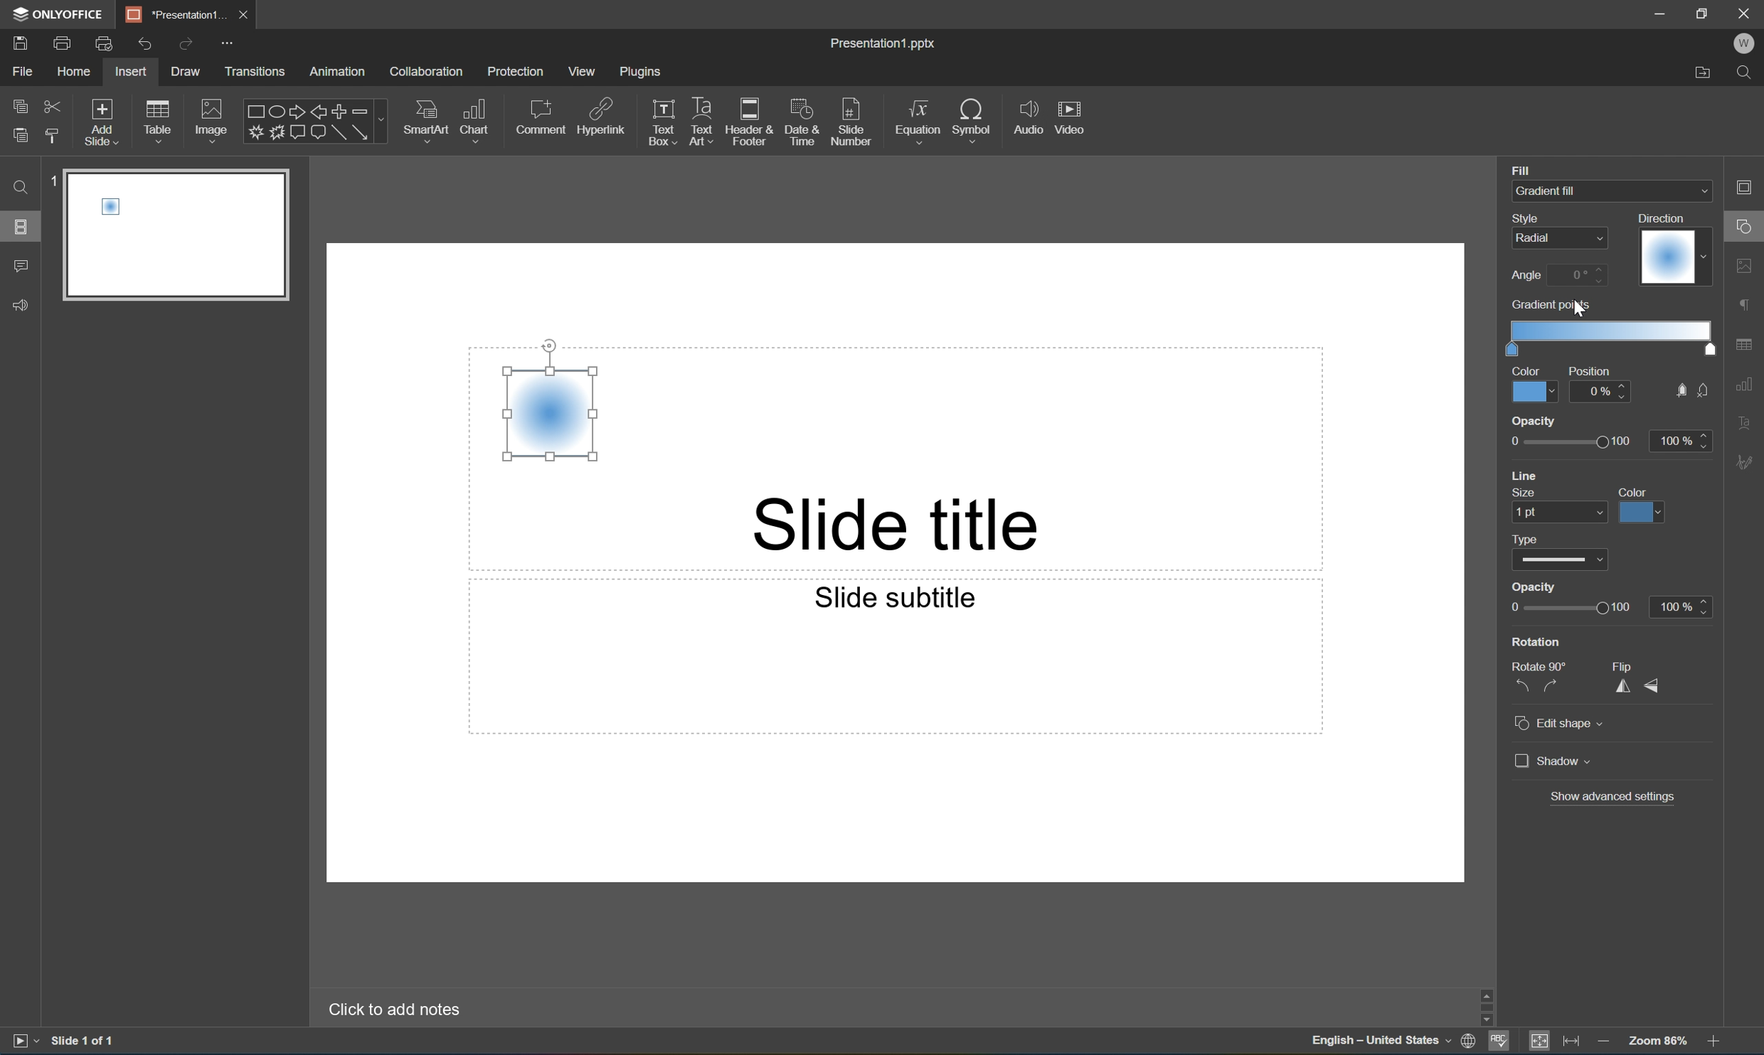 This screenshot has height=1055, width=1764. What do you see at coordinates (24, 1041) in the screenshot?
I see `Start slideshow` at bounding box center [24, 1041].